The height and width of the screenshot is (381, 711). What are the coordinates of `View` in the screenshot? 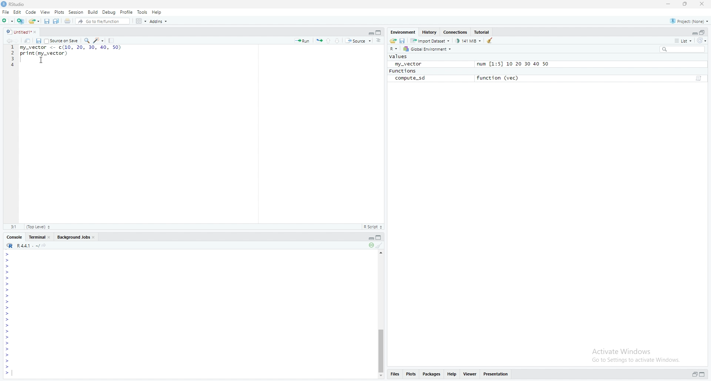 It's located at (46, 12).